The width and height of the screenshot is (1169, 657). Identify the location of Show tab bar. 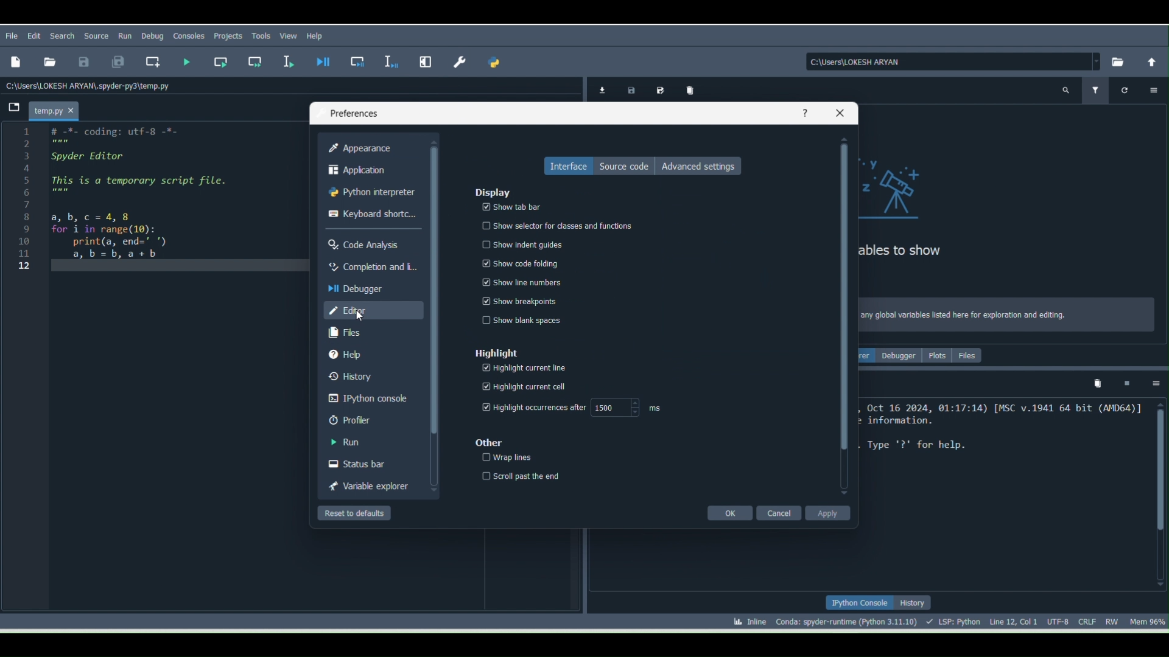
(511, 204).